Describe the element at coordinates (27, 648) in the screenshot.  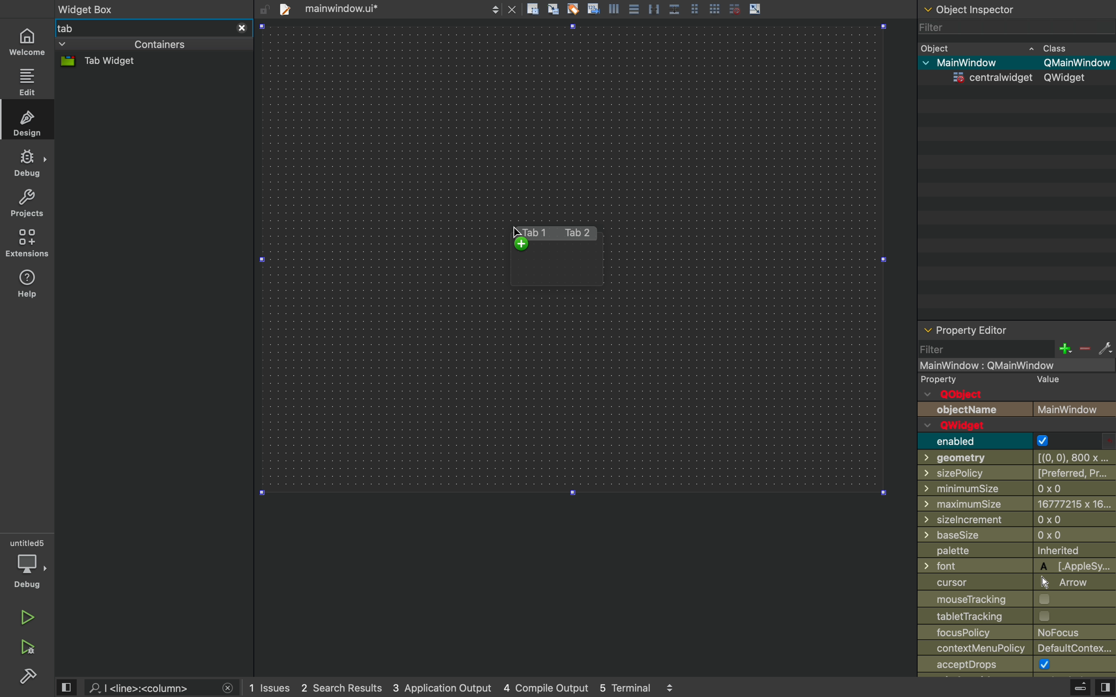
I see `run and debug` at that location.